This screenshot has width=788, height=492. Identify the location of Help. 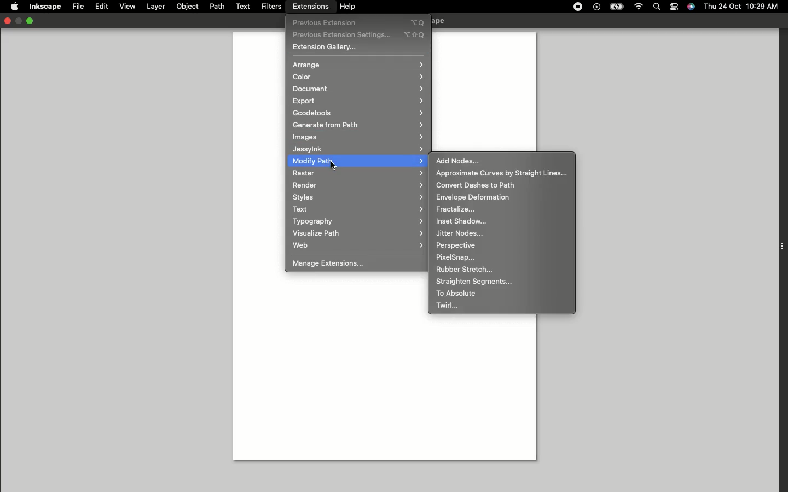
(348, 6).